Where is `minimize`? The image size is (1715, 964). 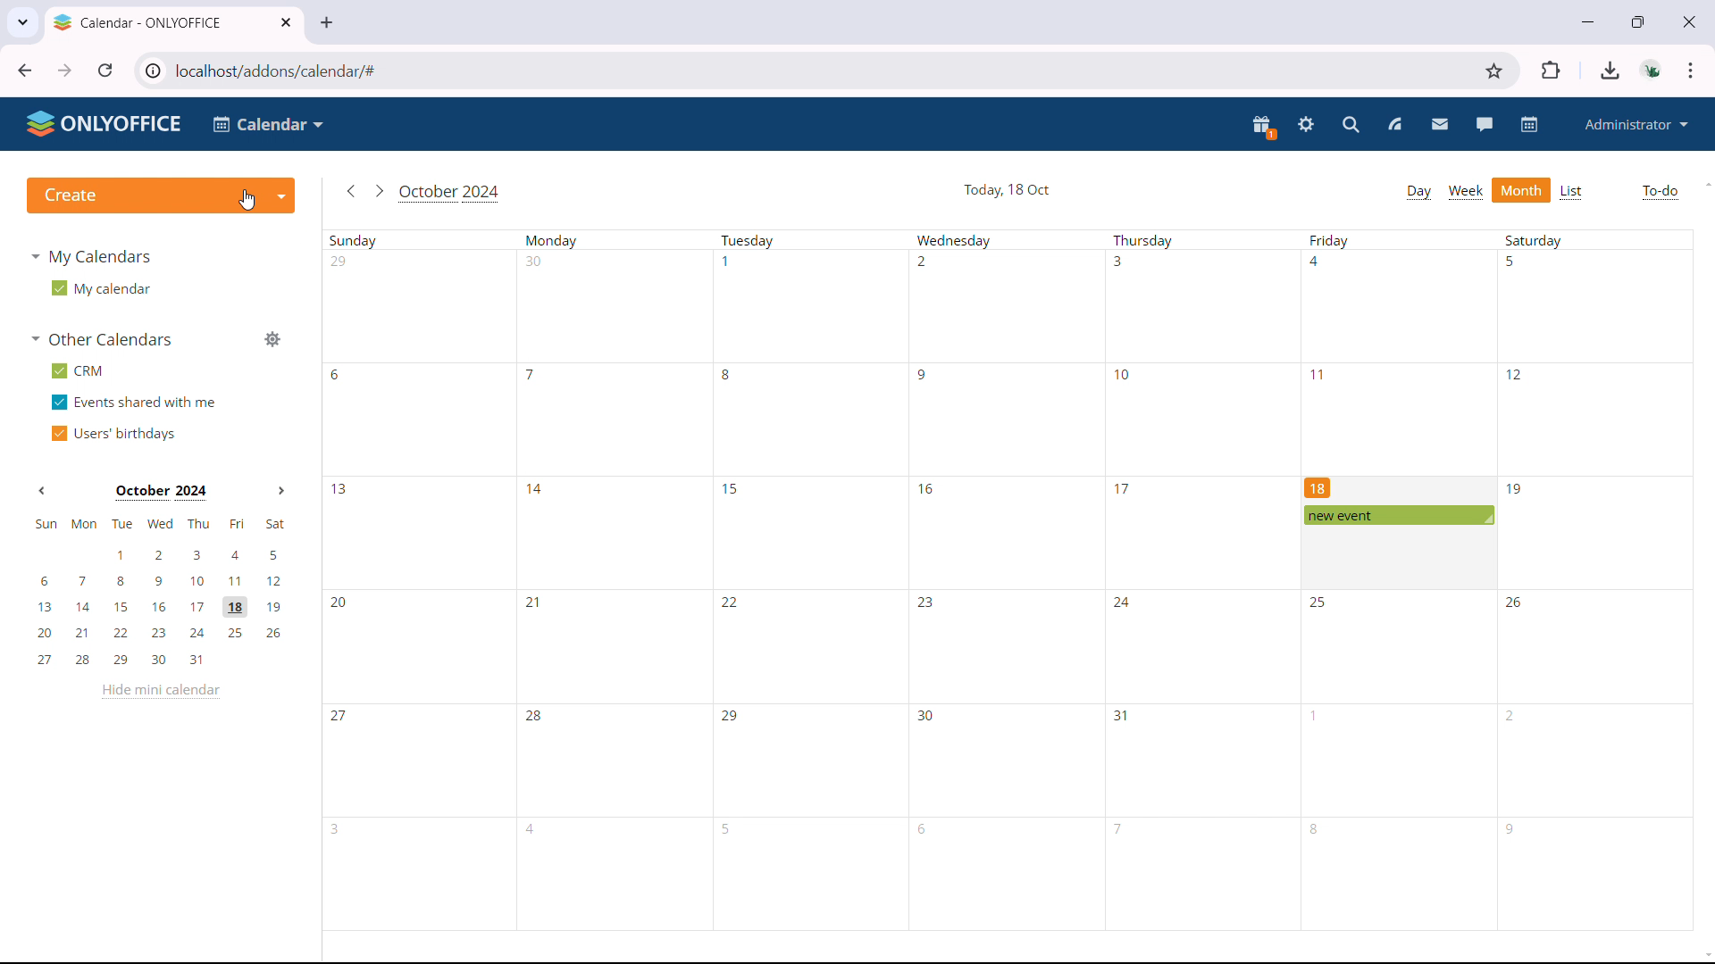
minimize is located at coordinates (1585, 20).